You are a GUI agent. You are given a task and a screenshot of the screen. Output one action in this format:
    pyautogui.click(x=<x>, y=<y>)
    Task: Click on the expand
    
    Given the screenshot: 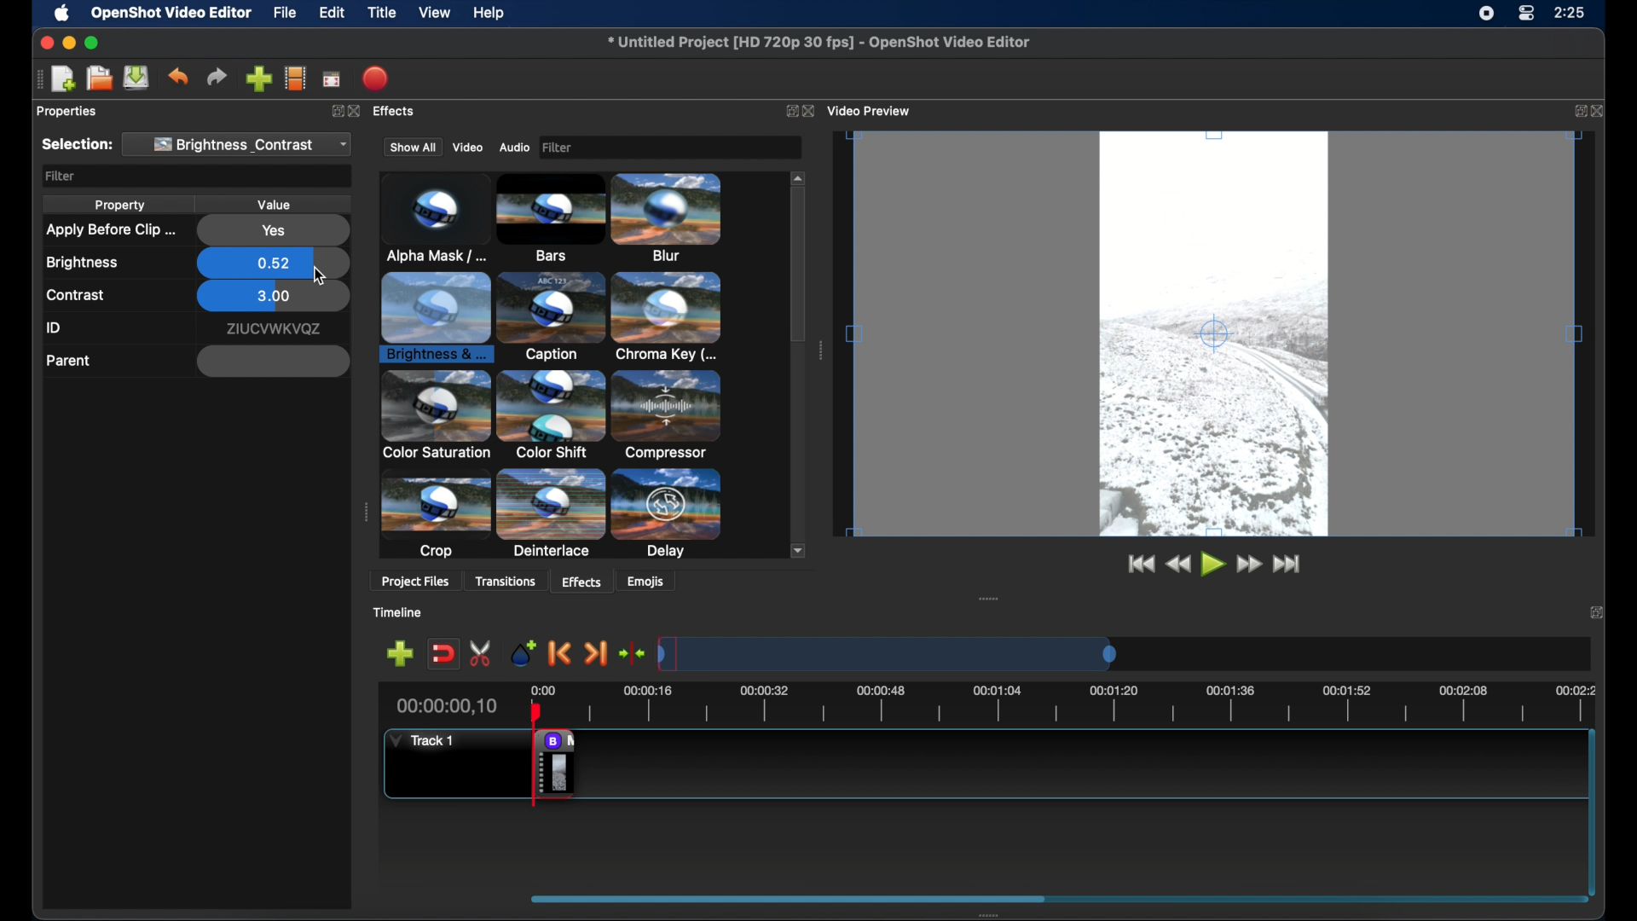 What is the action you would take?
    pyautogui.click(x=338, y=113)
    